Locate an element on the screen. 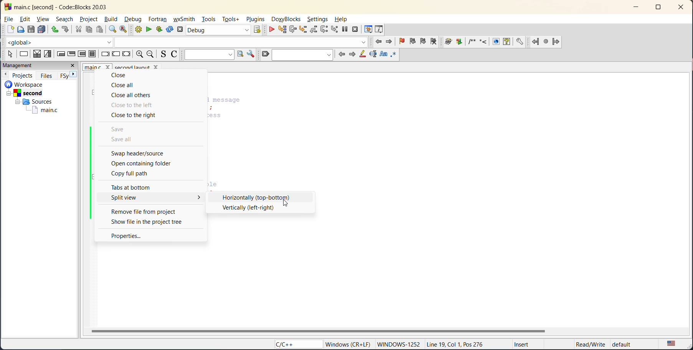 The height and width of the screenshot is (350, 693). stop debugger is located at coordinates (355, 30).